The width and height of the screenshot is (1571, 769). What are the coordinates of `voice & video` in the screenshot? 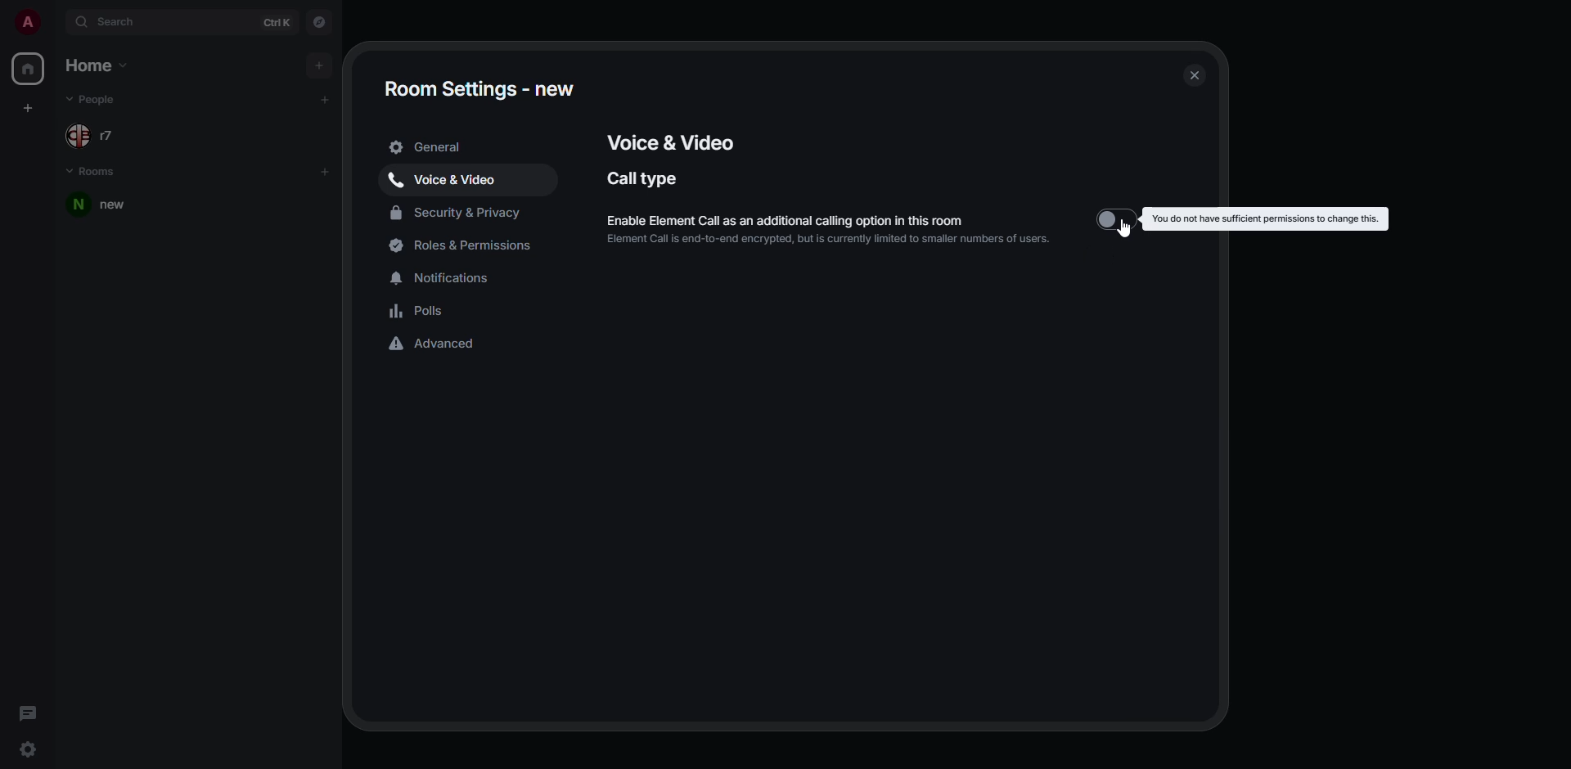 It's located at (670, 139).